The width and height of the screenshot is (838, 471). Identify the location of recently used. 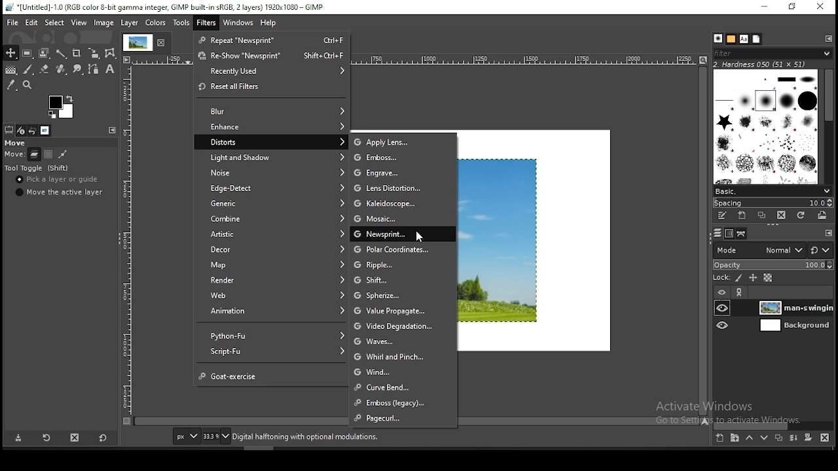
(271, 71).